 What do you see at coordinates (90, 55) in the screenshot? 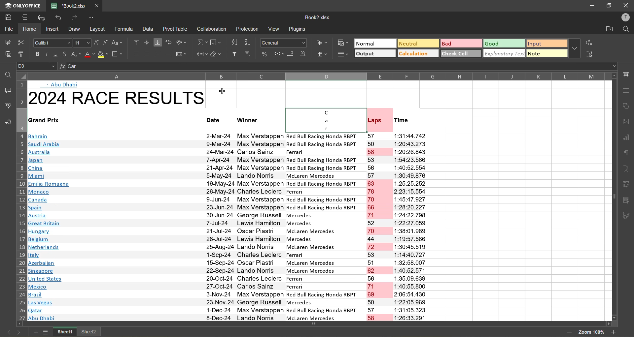
I see `font color` at bounding box center [90, 55].